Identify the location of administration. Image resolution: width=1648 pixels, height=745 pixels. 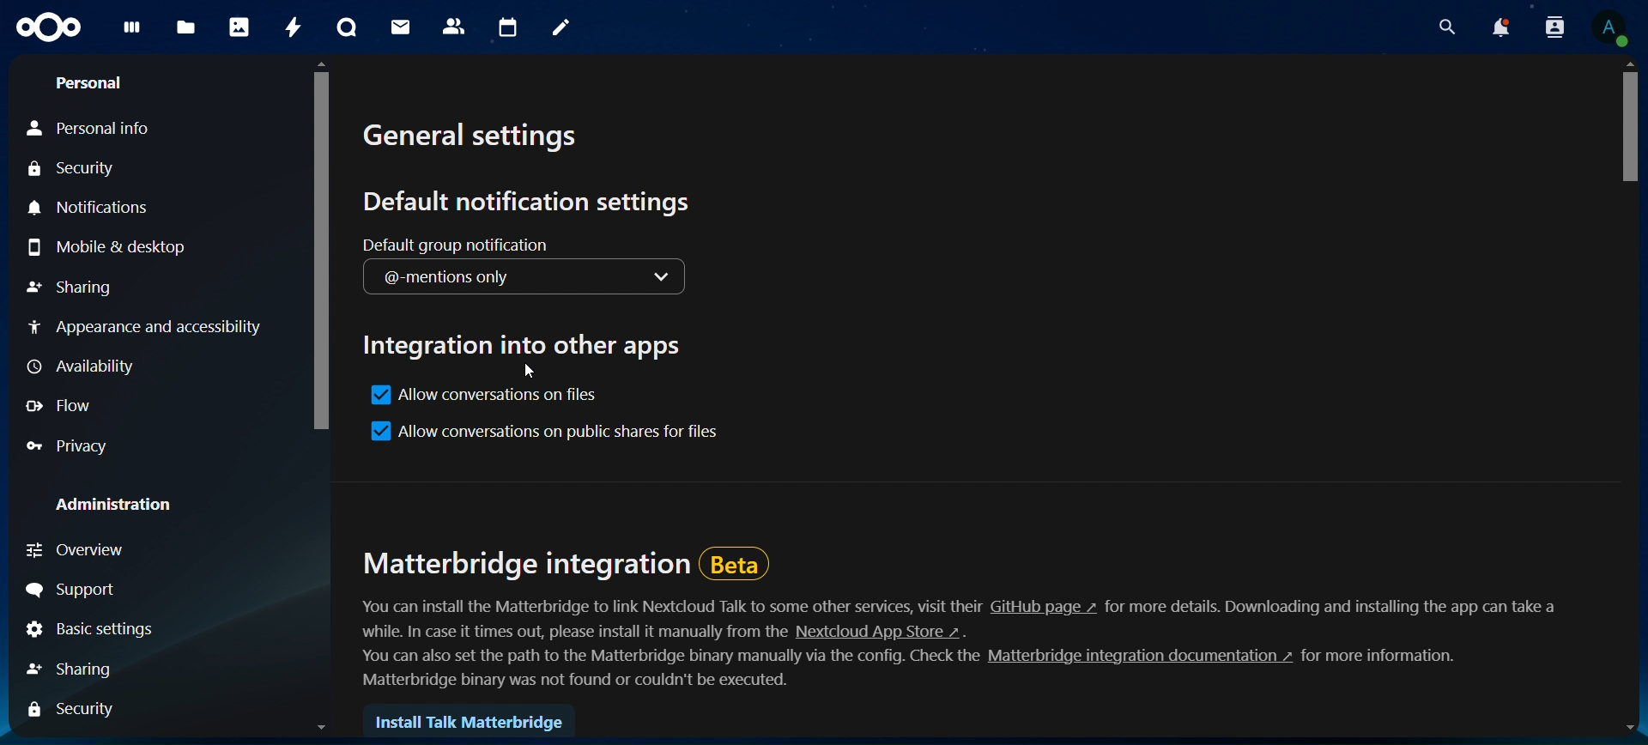
(117, 502).